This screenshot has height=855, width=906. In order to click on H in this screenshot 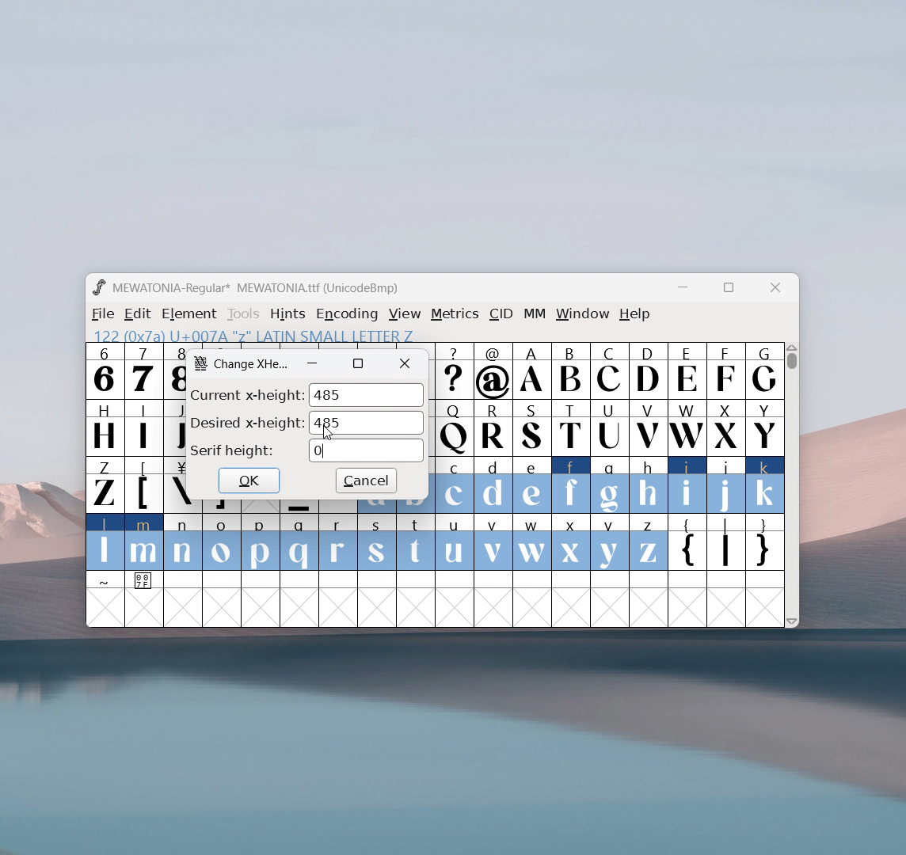, I will do `click(104, 426)`.